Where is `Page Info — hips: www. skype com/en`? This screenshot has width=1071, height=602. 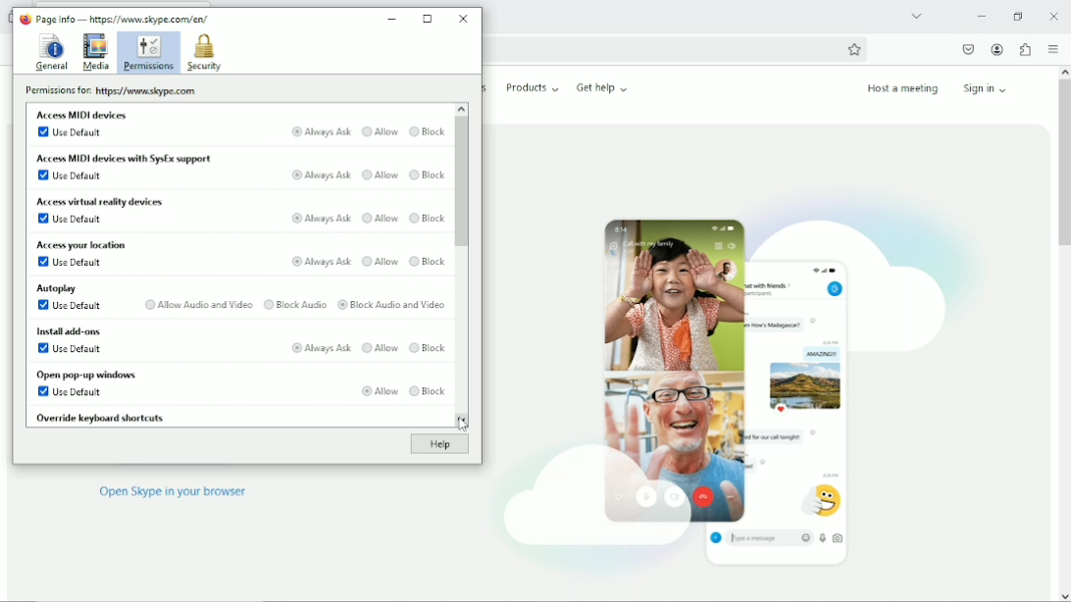
Page Info — hips: www. skype com/en is located at coordinates (120, 18).